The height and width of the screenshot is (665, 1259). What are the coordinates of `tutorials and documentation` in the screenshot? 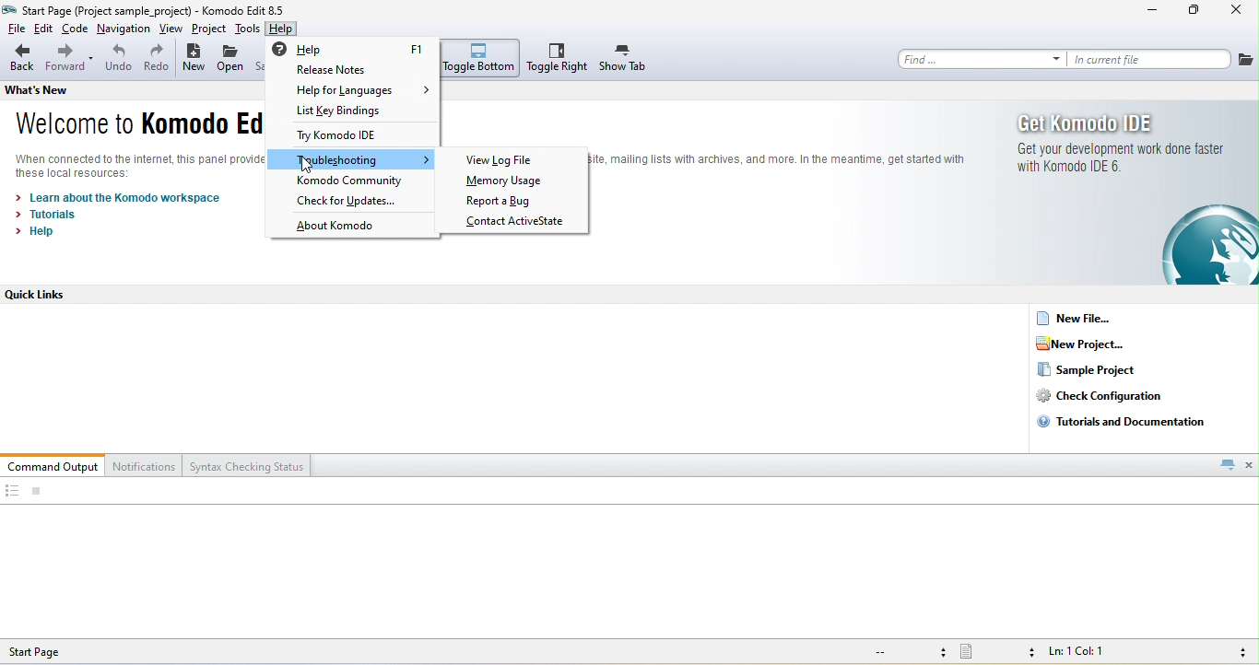 It's located at (1126, 421).